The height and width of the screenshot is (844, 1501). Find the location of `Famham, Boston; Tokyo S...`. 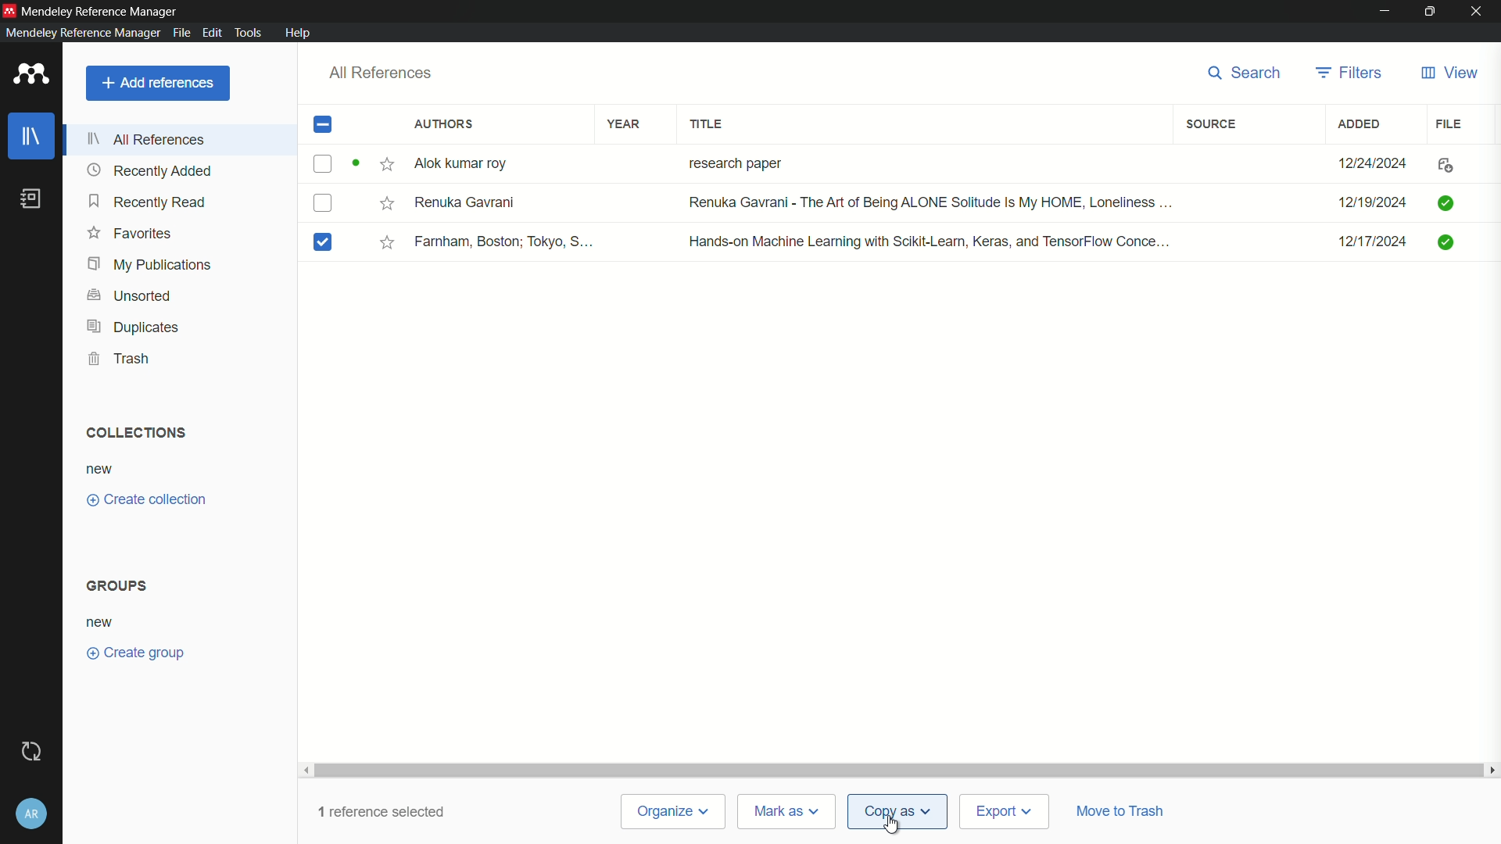

Famham, Boston; Tokyo S... is located at coordinates (507, 241).